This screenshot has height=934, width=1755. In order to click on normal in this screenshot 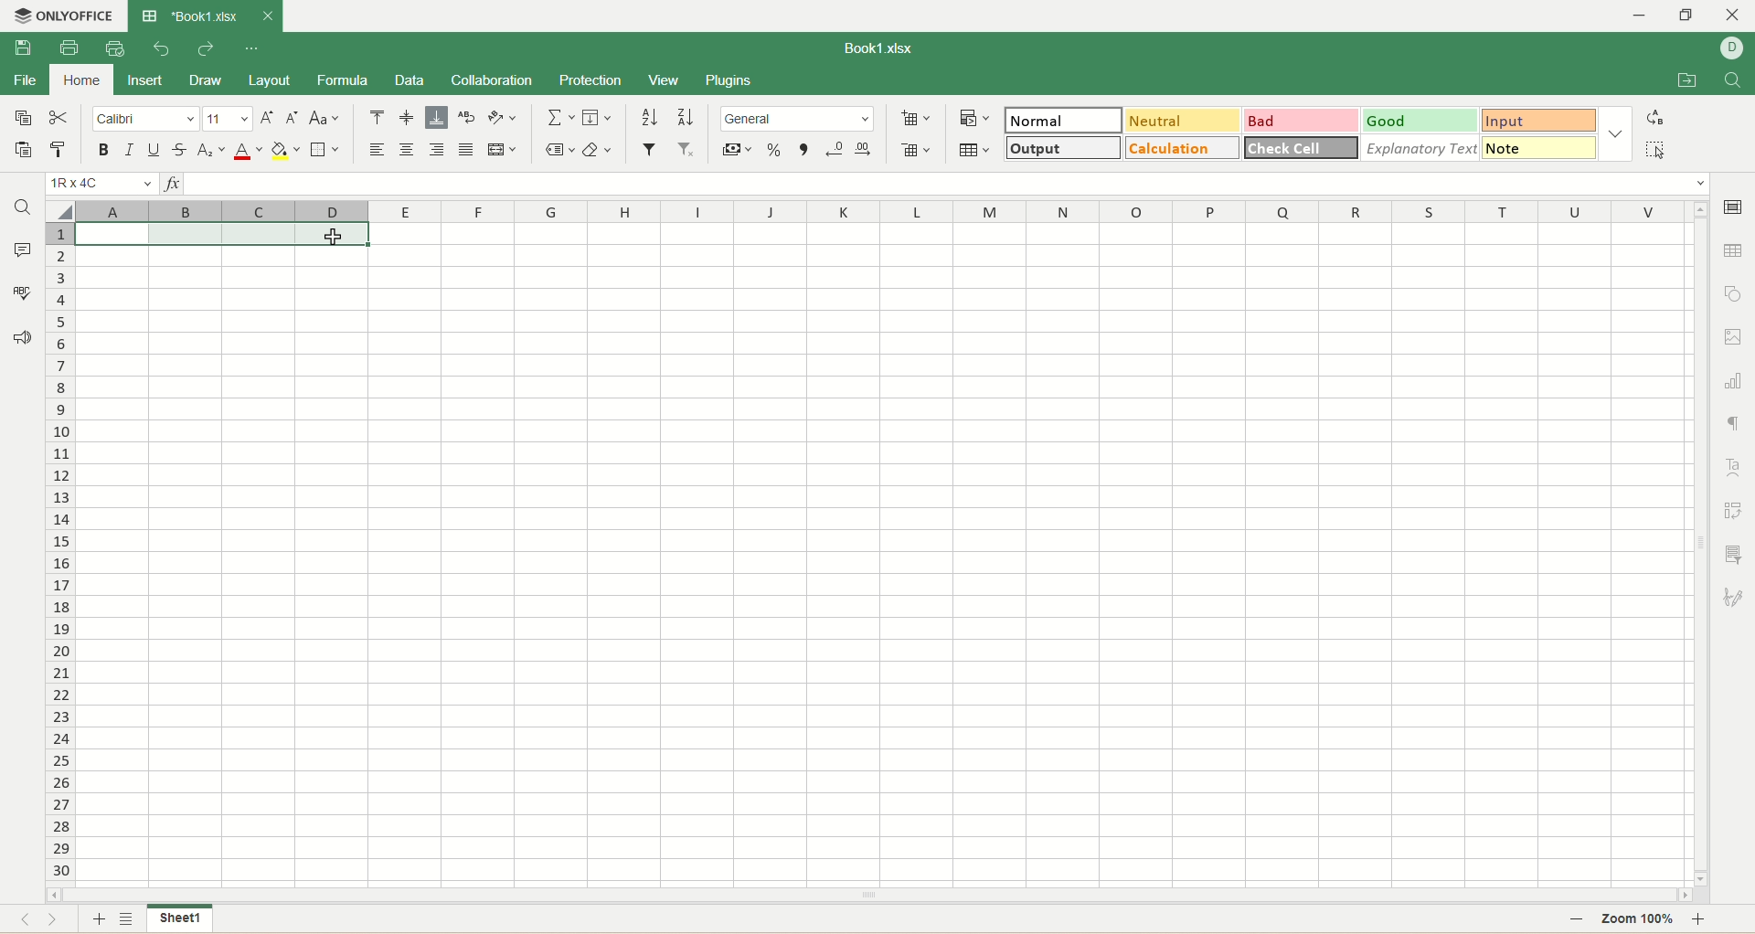, I will do `click(1063, 120)`.